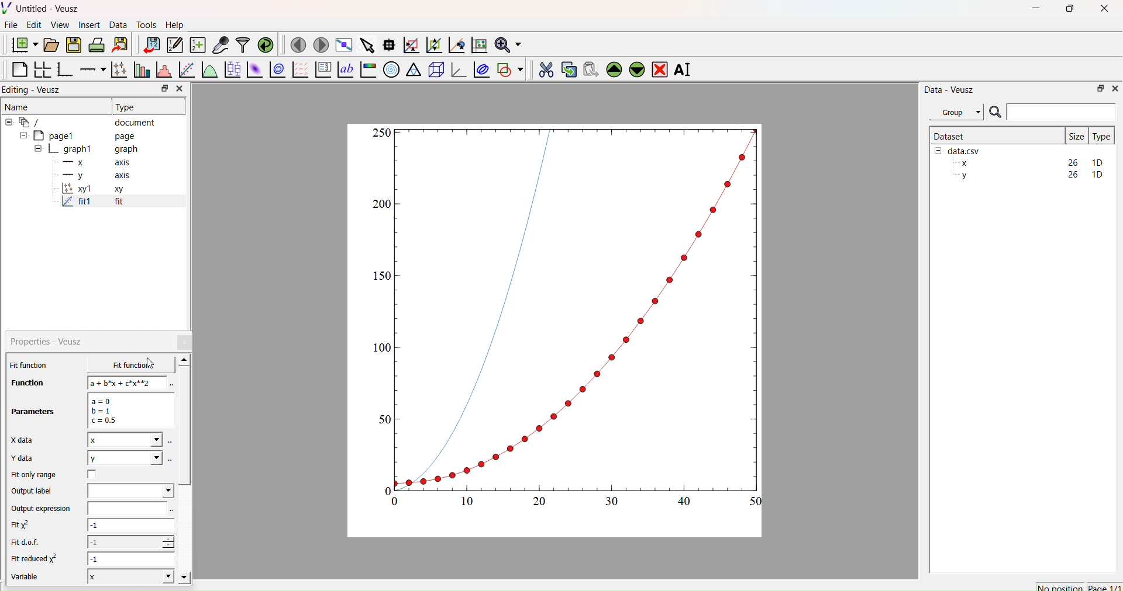 The width and height of the screenshot is (1123, 591). What do you see at coordinates (367, 69) in the screenshot?
I see `Image color bar` at bounding box center [367, 69].